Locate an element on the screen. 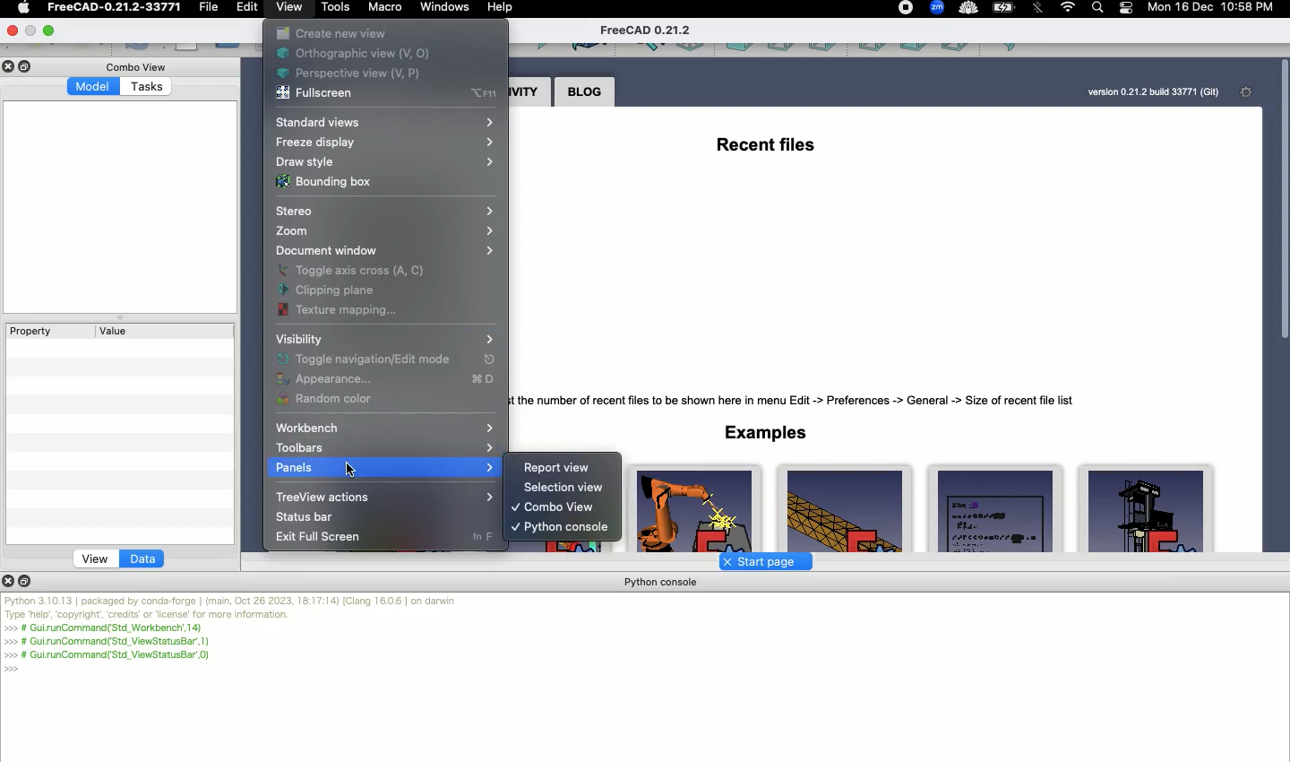 The height and width of the screenshot is (762, 1290). Blog is located at coordinates (585, 93).